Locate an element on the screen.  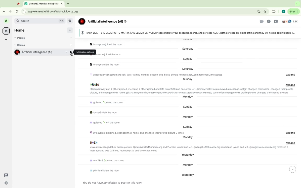
Threads is located at coordinates (276, 21).